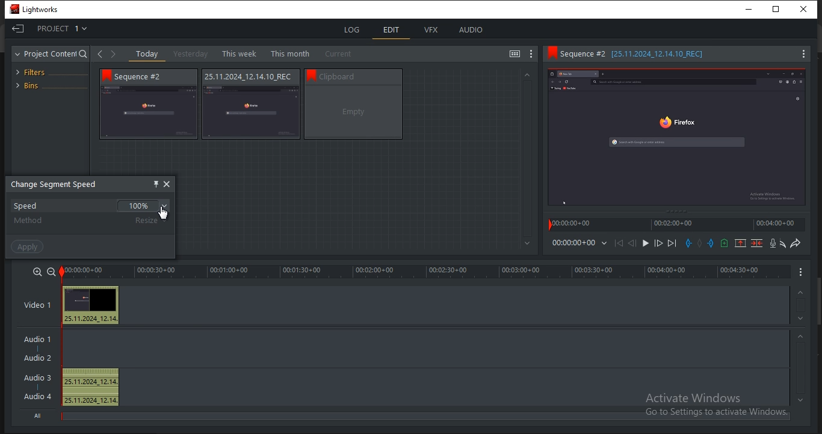 This screenshot has height=434, width=822. I want to click on Restore, so click(779, 8).